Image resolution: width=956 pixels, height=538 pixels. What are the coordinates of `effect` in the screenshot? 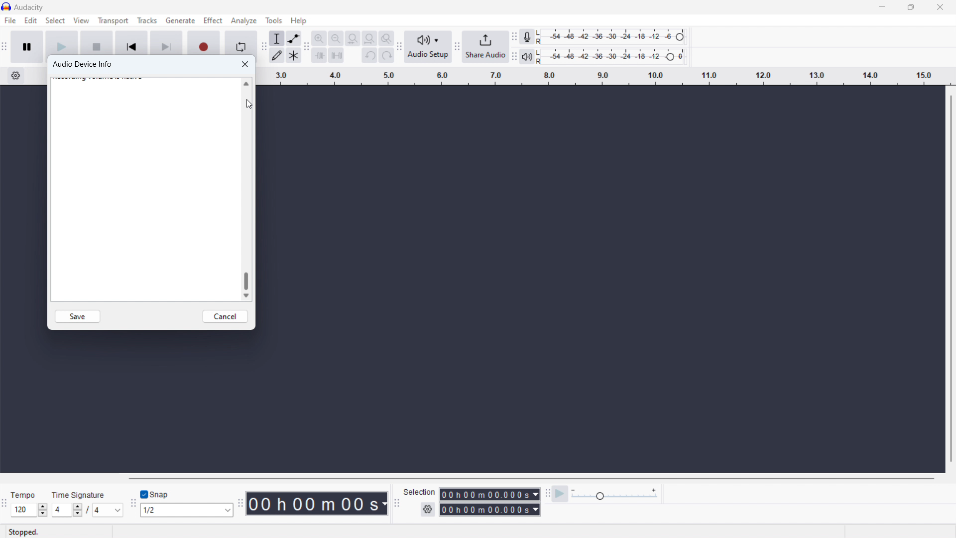 It's located at (213, 20).